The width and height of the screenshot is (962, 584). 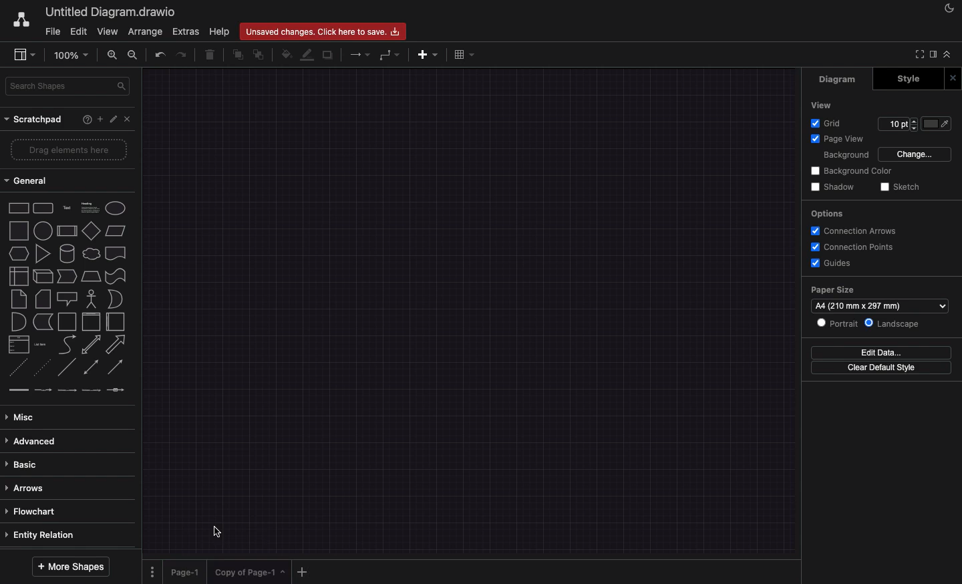 I want to click on container, so click(x=92, y=322).